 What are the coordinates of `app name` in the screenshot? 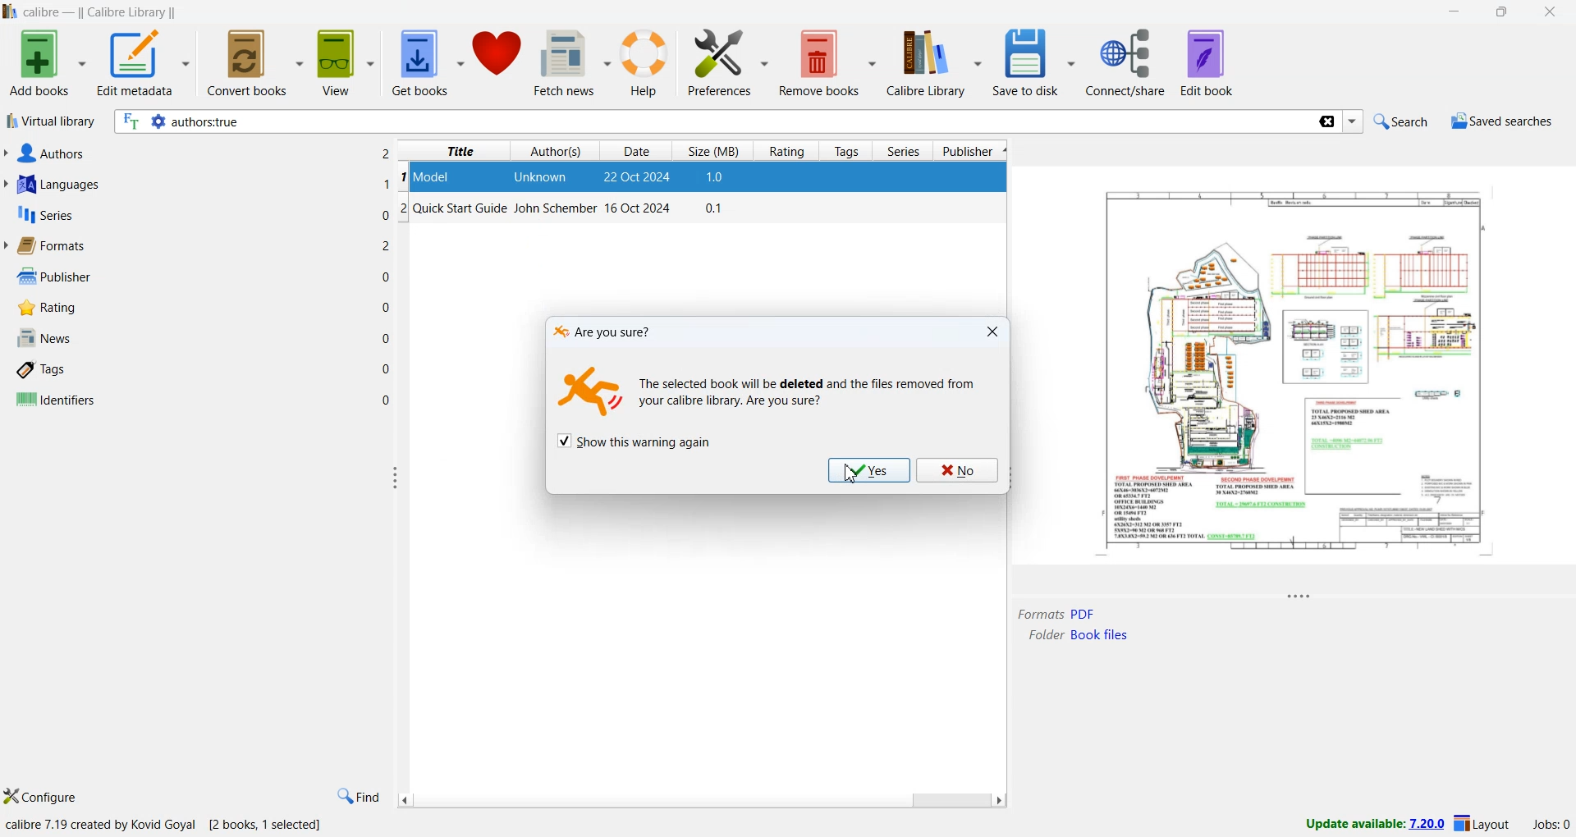 It's located at (44, 12).